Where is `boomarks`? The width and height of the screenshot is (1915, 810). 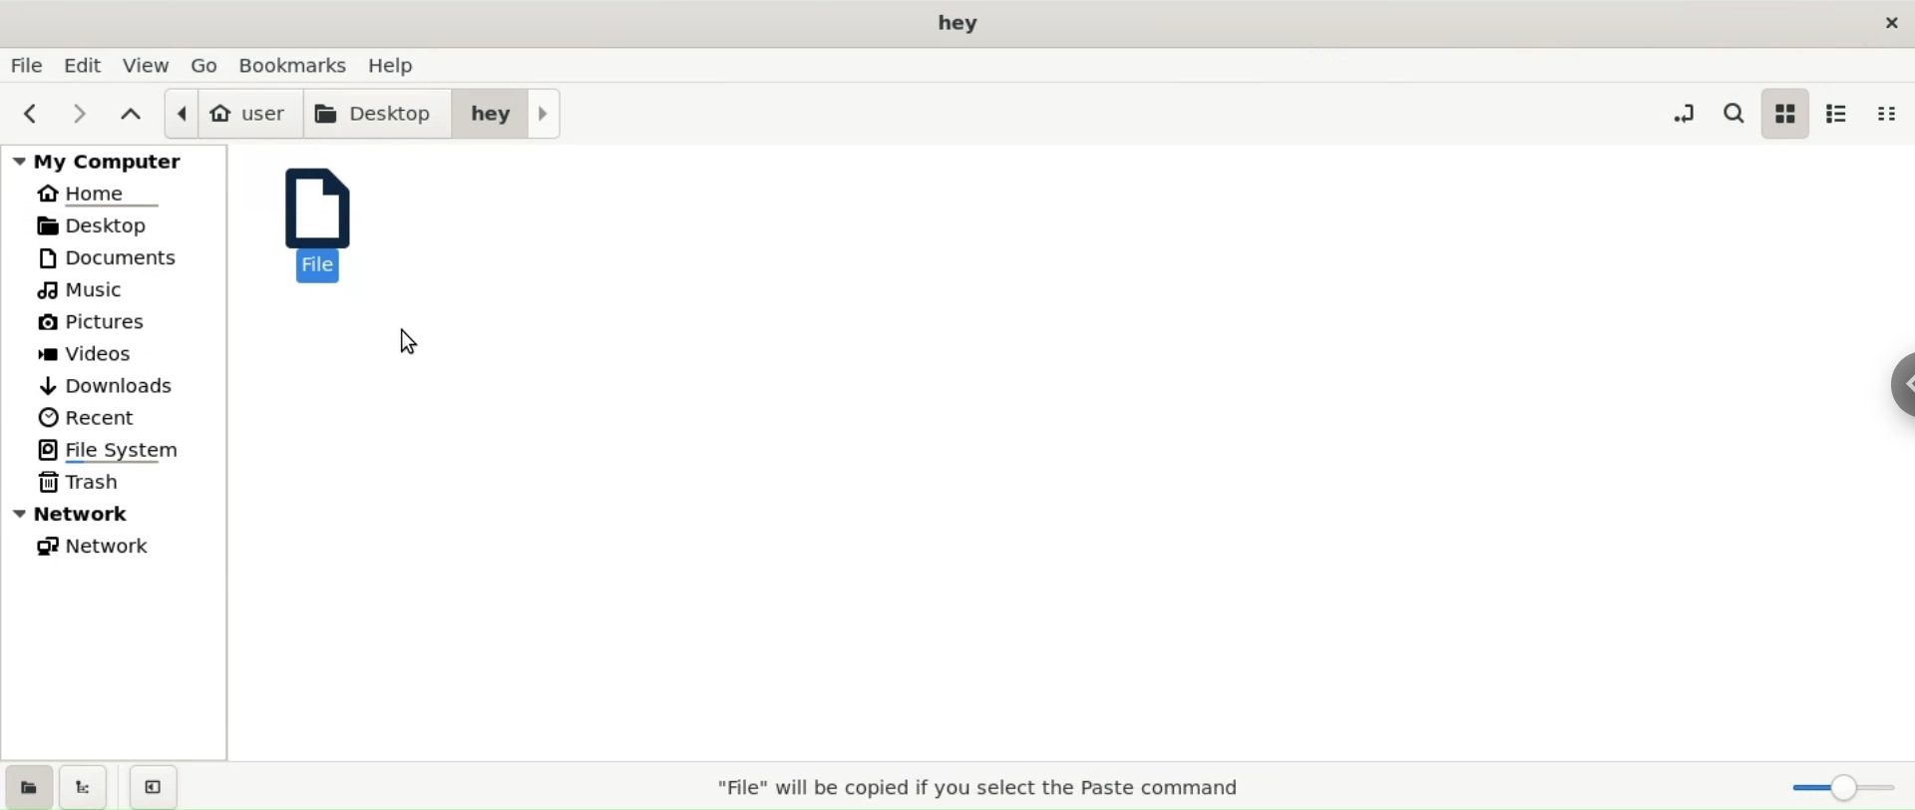 boomarks is located at coordinates (300, 65).